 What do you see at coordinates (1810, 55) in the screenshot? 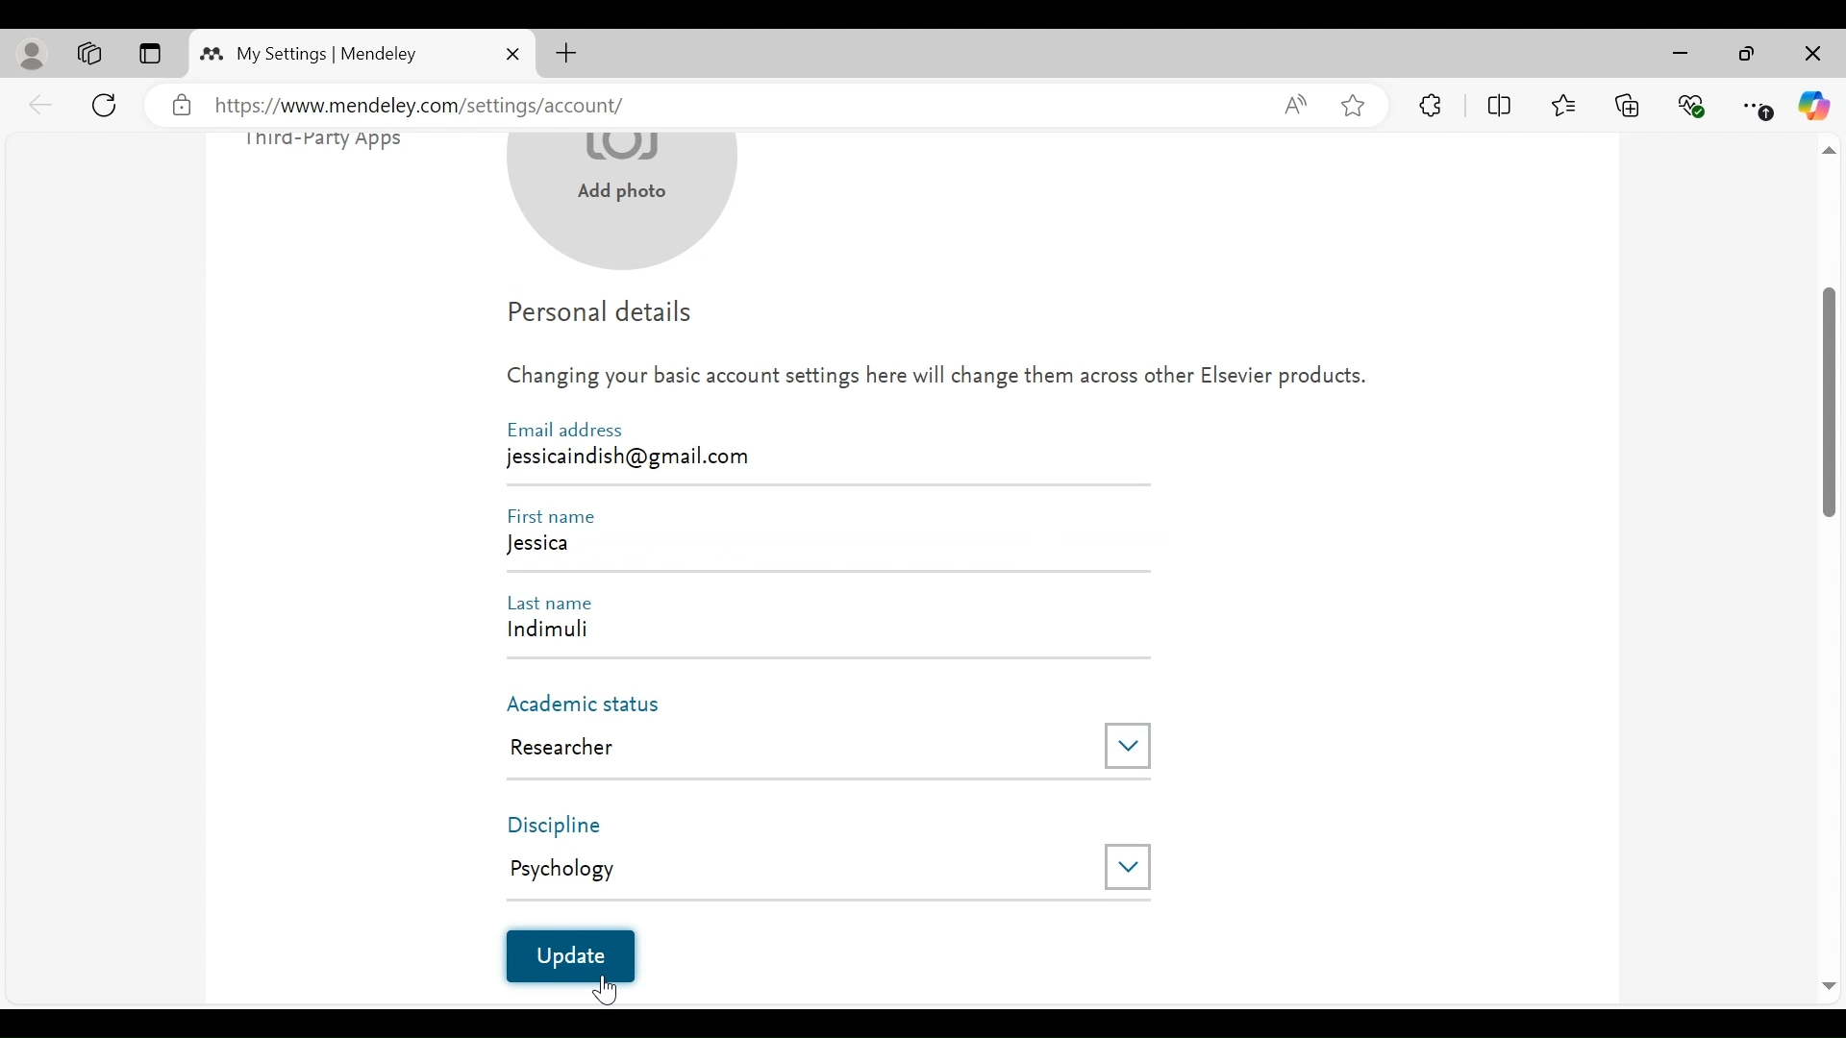
I see `Close` at bounding box center [1810, 55].